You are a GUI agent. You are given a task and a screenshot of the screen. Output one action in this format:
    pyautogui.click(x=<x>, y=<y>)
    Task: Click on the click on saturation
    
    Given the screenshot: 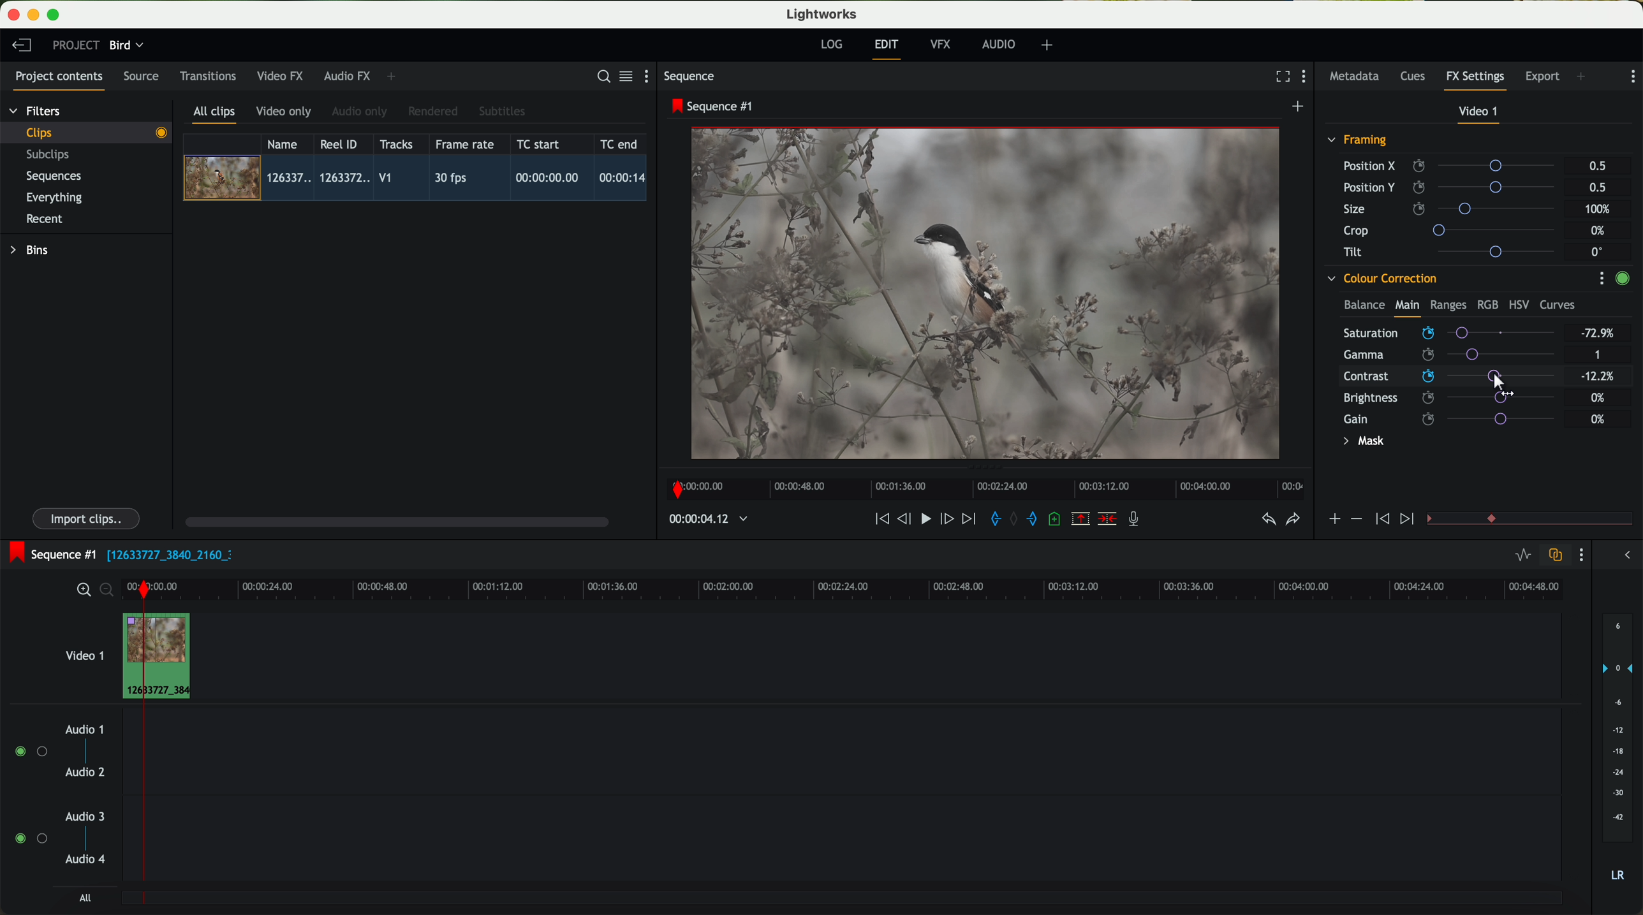 What is the action you would take?
    pyautogui.click(x=1443, y=355)
    